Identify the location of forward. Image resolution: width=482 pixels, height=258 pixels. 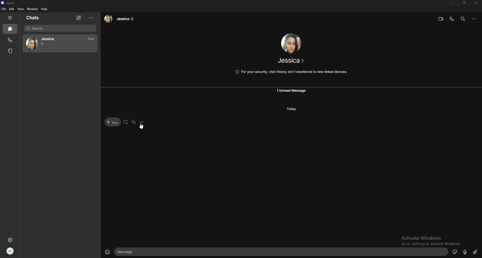
(134, 122).